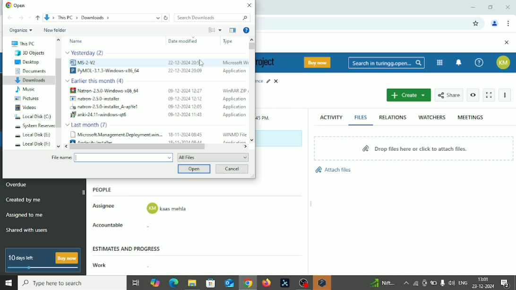 The image size is (516, 290). I want to click on More, so click(507, 95).